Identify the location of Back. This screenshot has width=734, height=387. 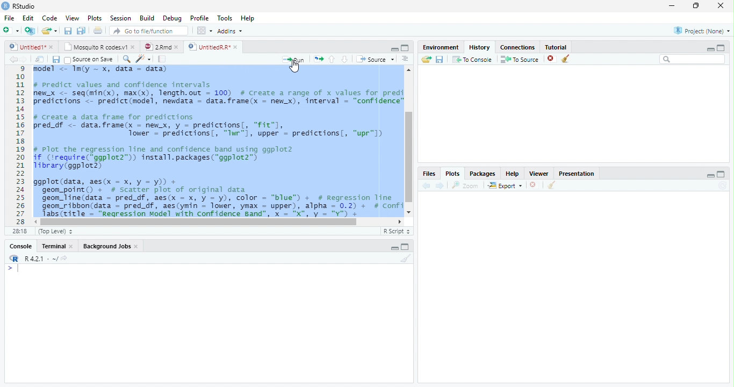
(424, 186).